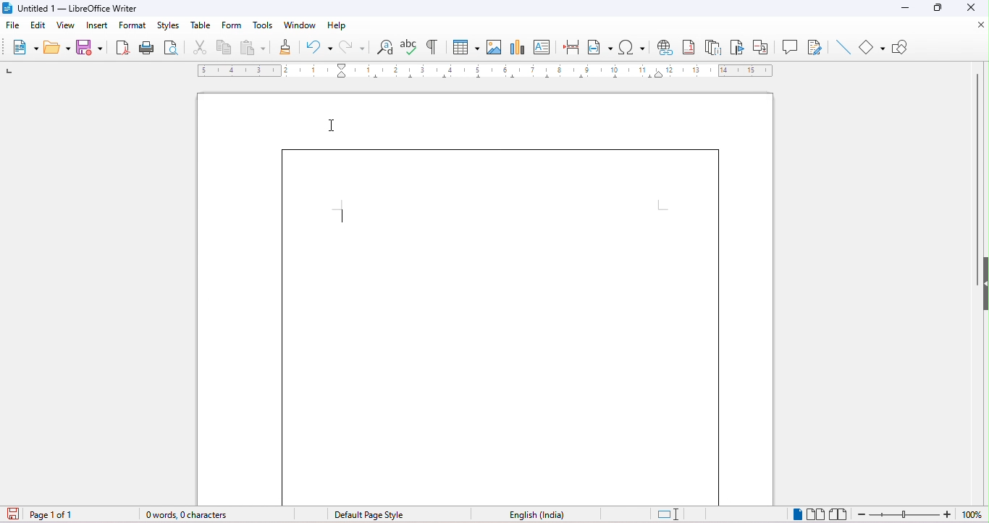 The width and height of the screenshot is (989, 523). Describe the element at coordinates (385, 44) in the screenshot. I see `find and replace` at that location.